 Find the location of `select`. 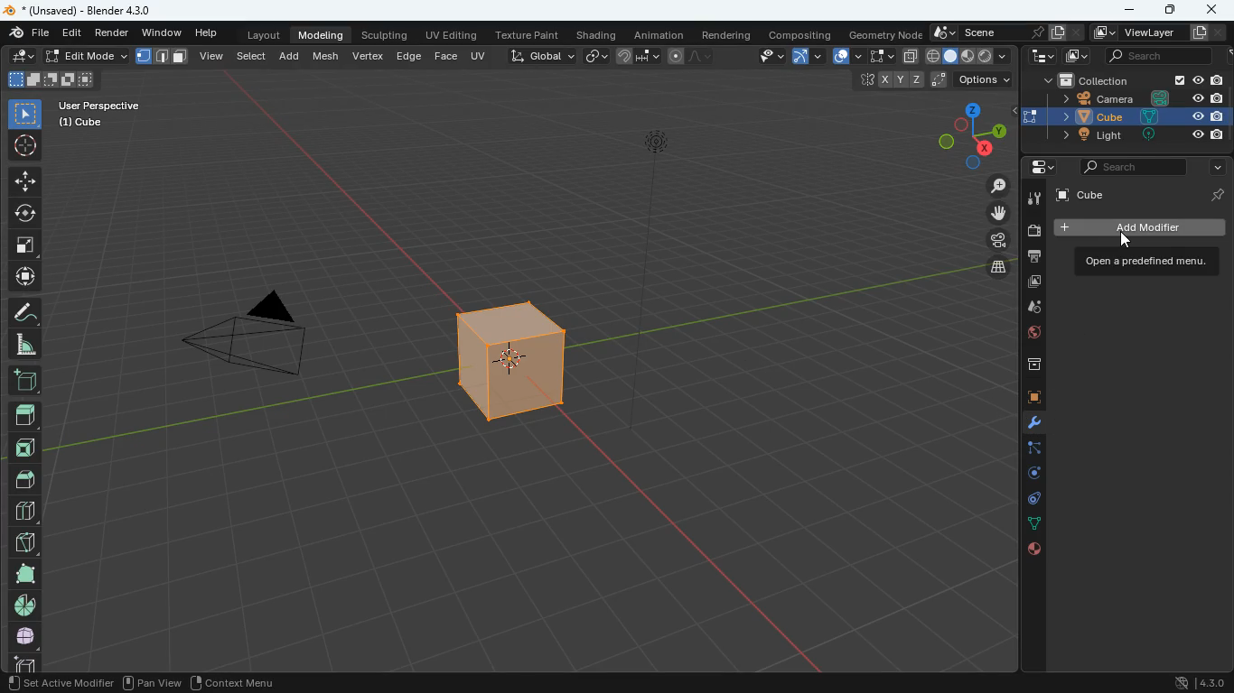

select is located at coordinates (255, 55).